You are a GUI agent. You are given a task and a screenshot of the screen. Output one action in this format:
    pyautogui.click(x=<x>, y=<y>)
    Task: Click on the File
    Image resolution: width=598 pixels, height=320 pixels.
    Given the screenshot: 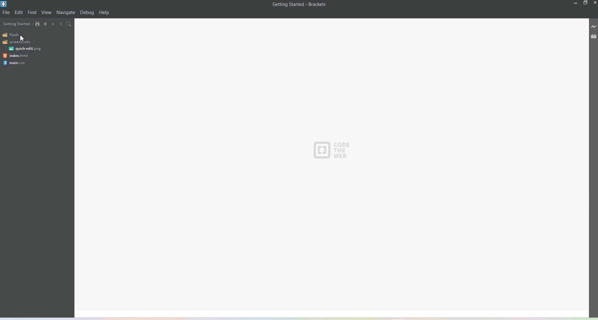 What is the action you would take?
    pyautogui.click(x=7, y=12)
    